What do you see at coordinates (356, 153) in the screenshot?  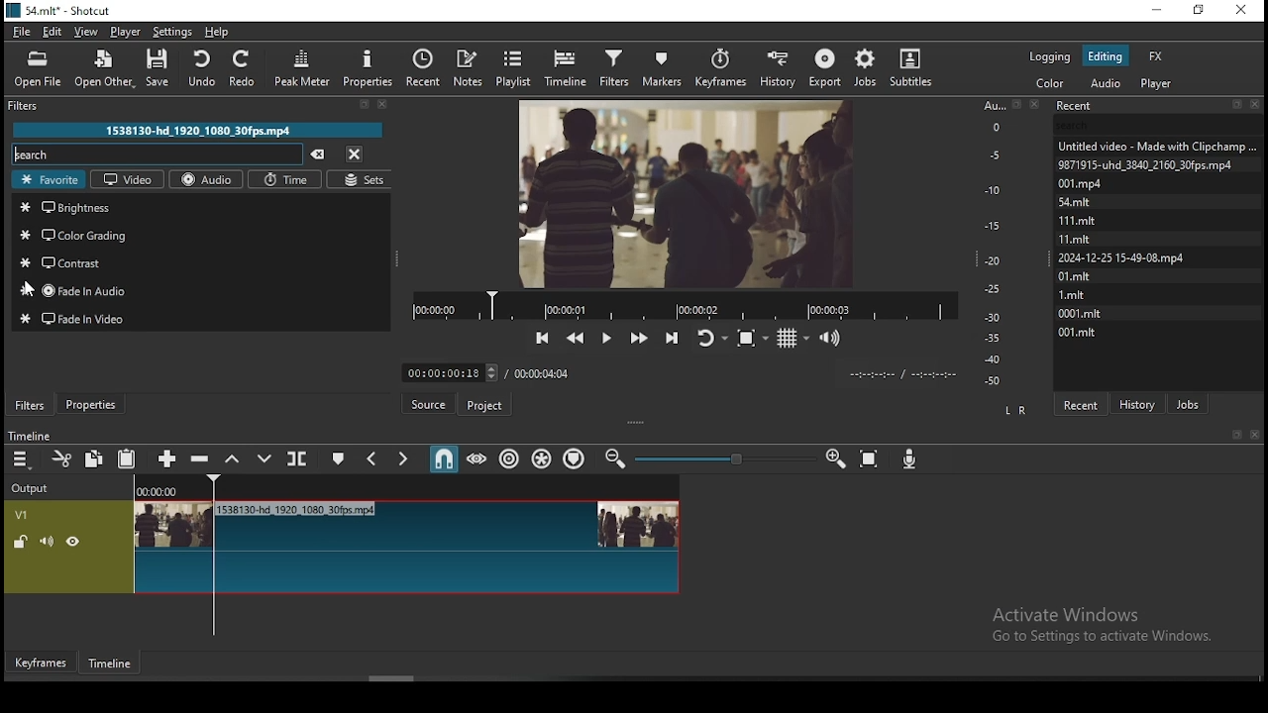 I see `close menu` at bounding box center [356, 153].